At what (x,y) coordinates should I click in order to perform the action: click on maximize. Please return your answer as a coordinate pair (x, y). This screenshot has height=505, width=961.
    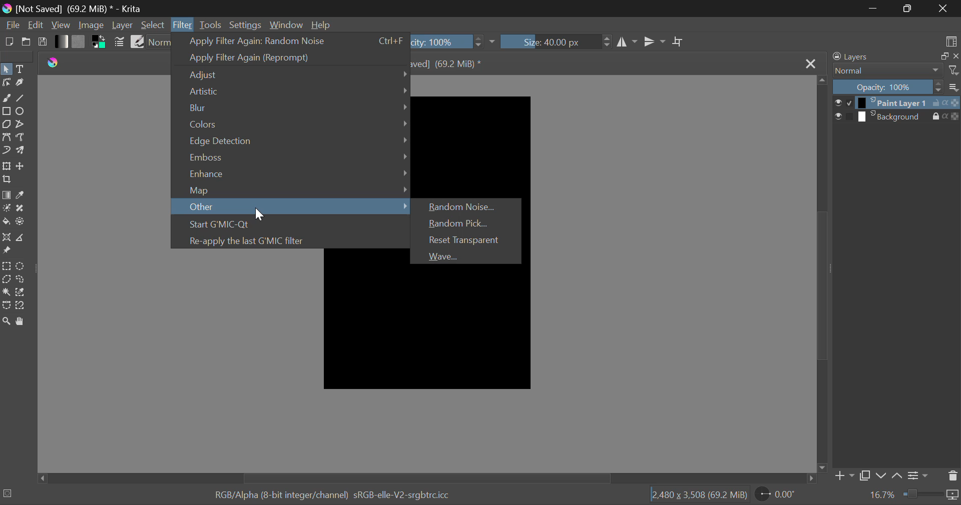
    Looking at the image, I should click on (939, 56).